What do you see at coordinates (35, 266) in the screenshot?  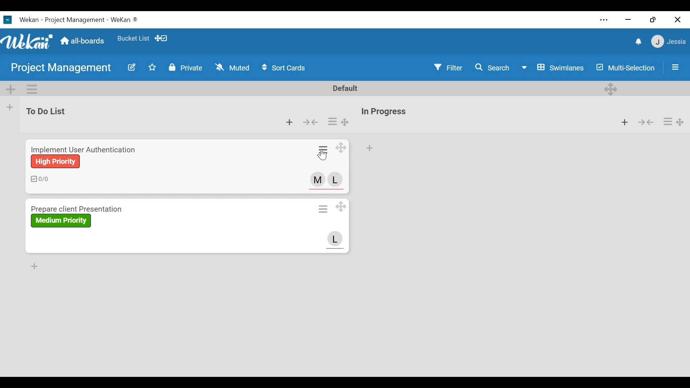 I see `Add Card to Bottom of the list` at bounding box center [35, 266].